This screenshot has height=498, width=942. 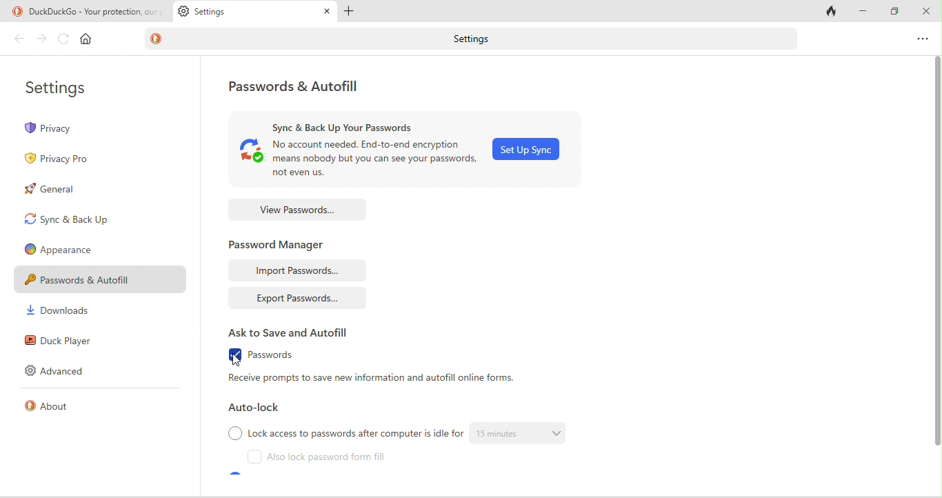 I want to click on set up sync, so click(x=530, y=150).